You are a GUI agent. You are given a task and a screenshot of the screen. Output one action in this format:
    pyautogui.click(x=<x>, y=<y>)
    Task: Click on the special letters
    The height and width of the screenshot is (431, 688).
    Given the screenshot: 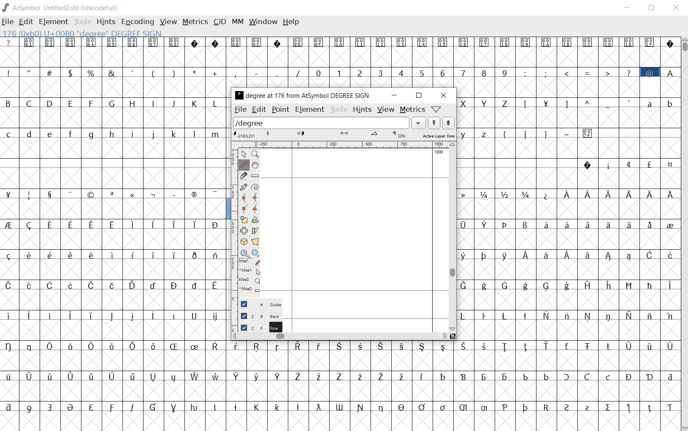 What is the action you would take?
    pyautogui.click(x=113, y=345)
    